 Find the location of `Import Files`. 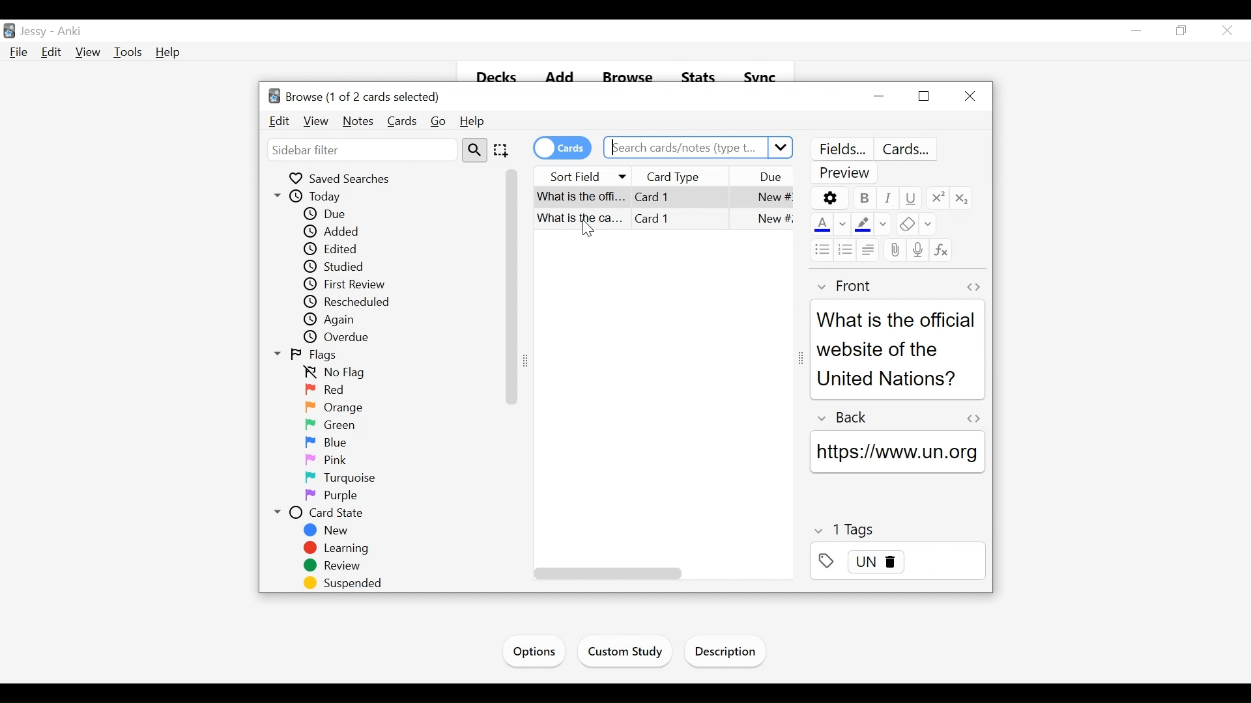

Import Files is located at coordinates (728, 654).